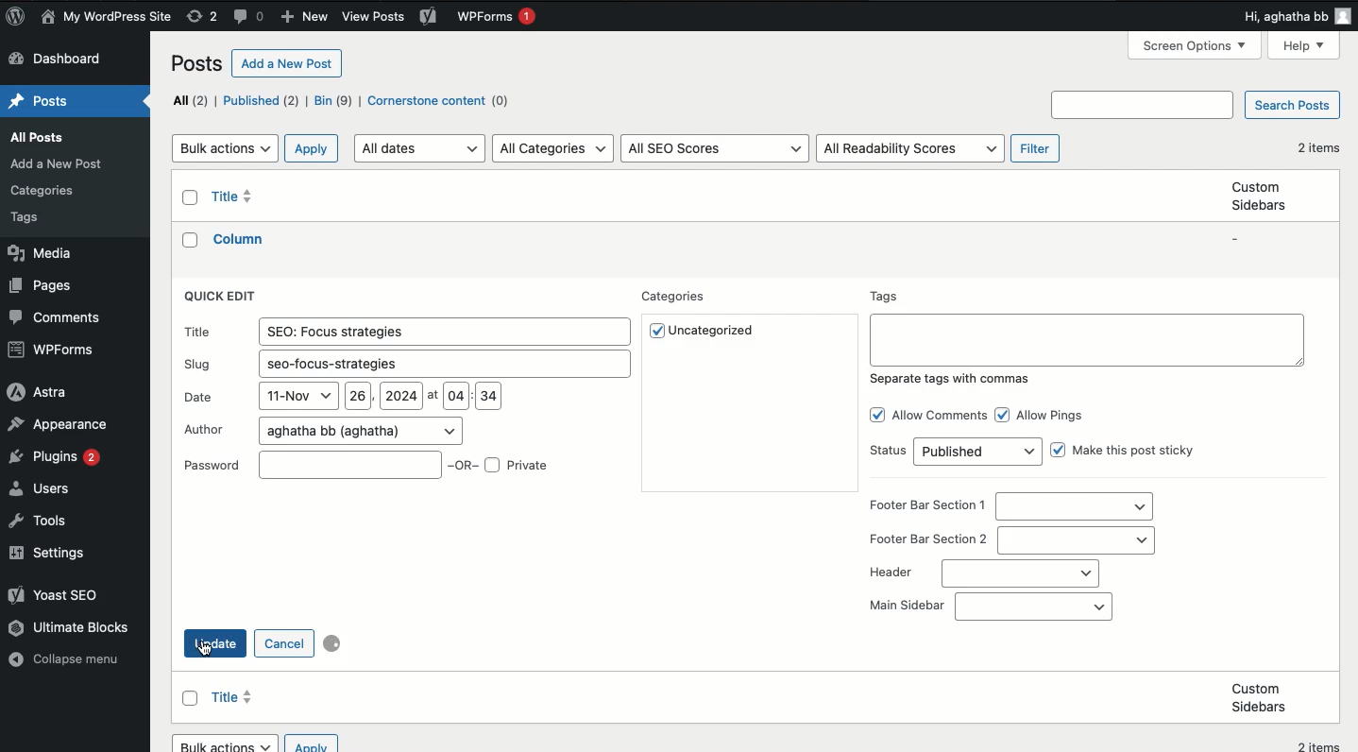 The width and height of the screenshot is (1358, 752). I want to click on Title, so click(445, 330).